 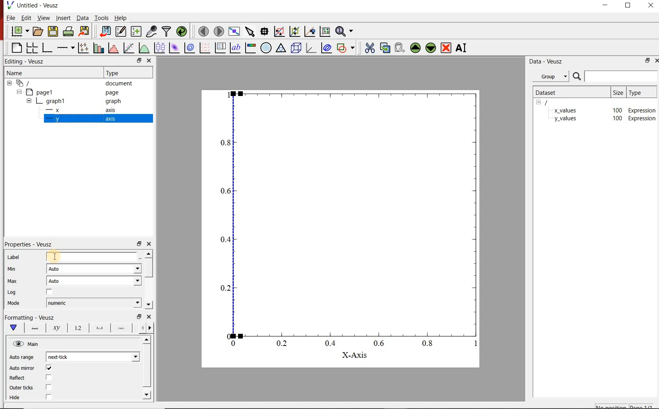 What do you see at coordinates (79, 328) in the screenshot?
I see `tick label` at bounding box center [79, 328].